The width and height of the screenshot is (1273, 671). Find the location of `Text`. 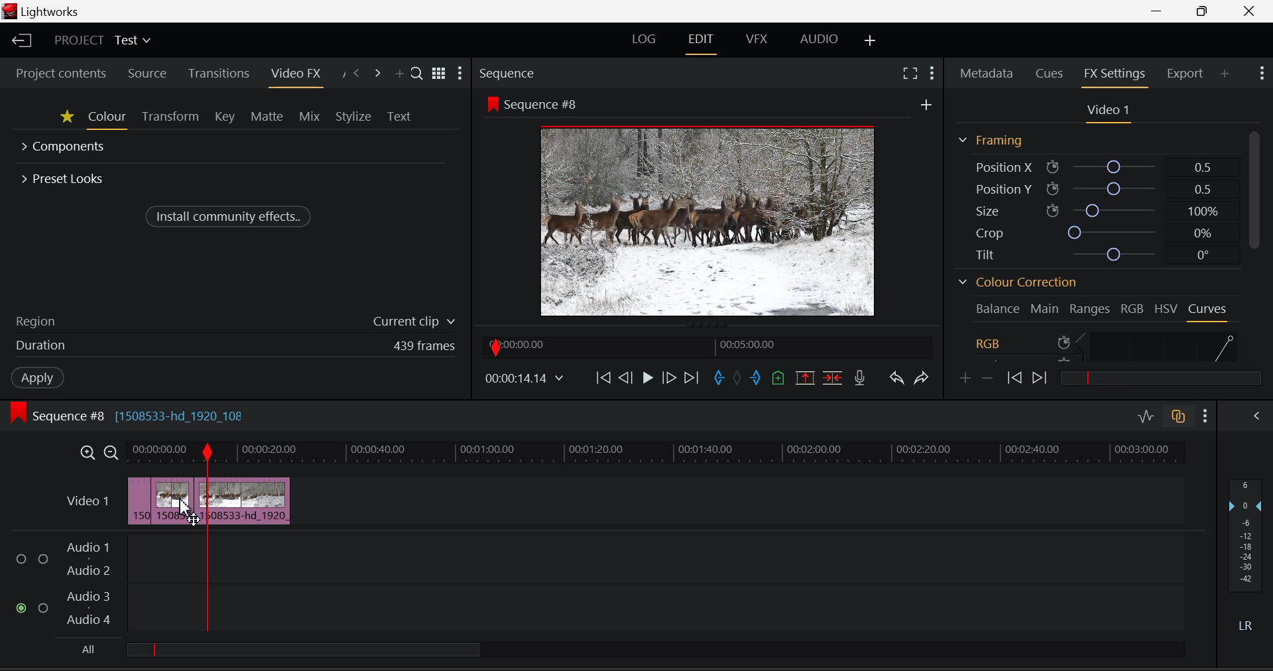

Text is located at coordinates (400, 115).